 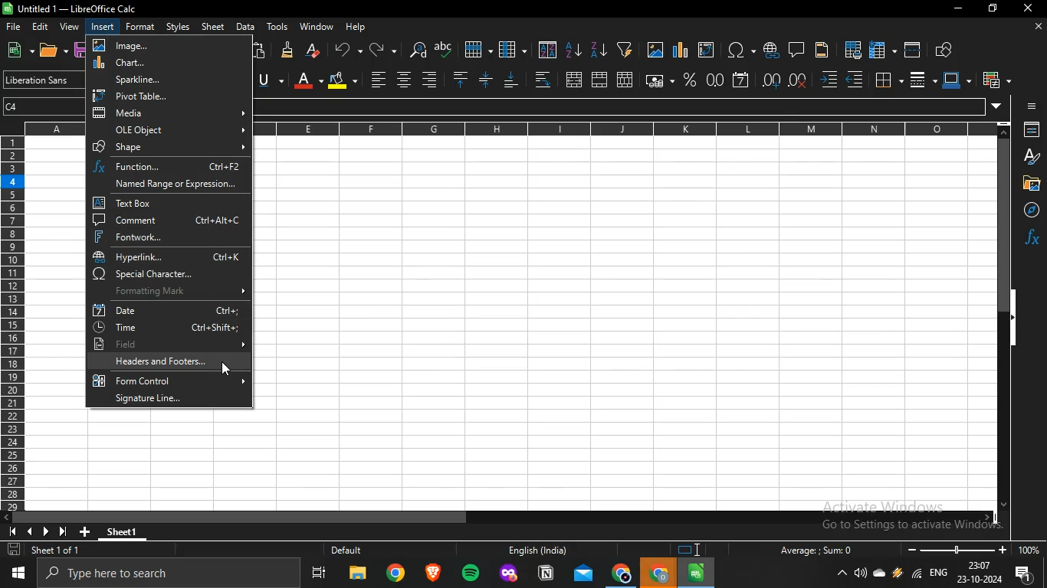 I want to click on format, so click(x=141, y=26).